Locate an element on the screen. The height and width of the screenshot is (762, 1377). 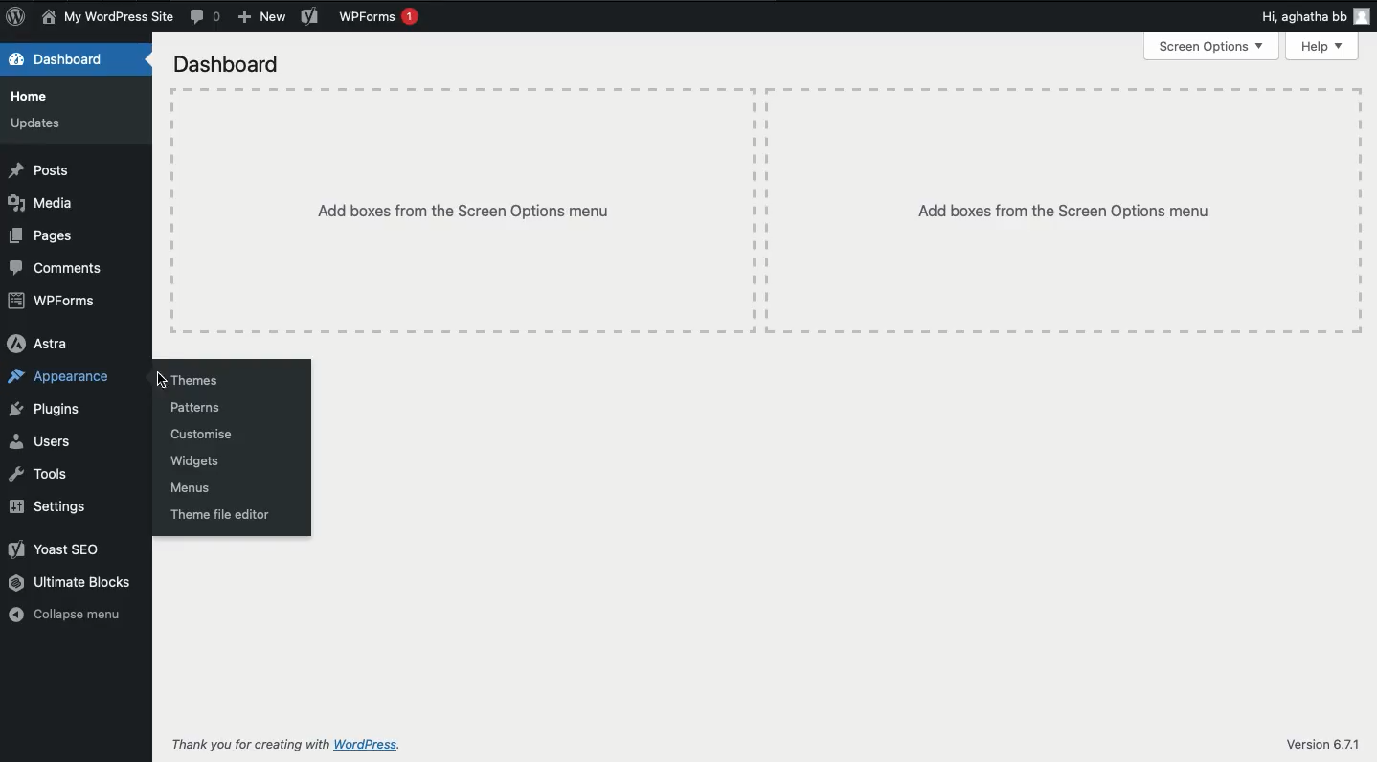
Comments is located at coordinates (59, 267).